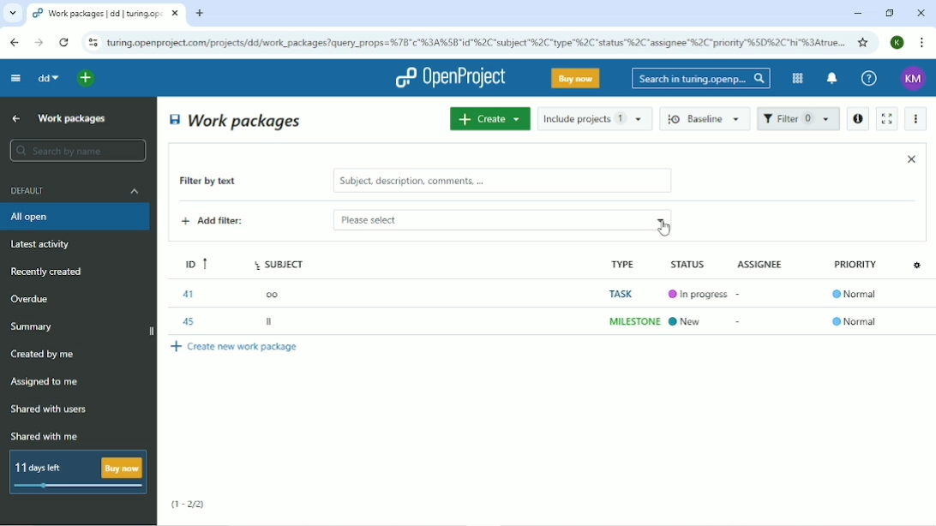  I want to click on Minimize, so click(857, 14).